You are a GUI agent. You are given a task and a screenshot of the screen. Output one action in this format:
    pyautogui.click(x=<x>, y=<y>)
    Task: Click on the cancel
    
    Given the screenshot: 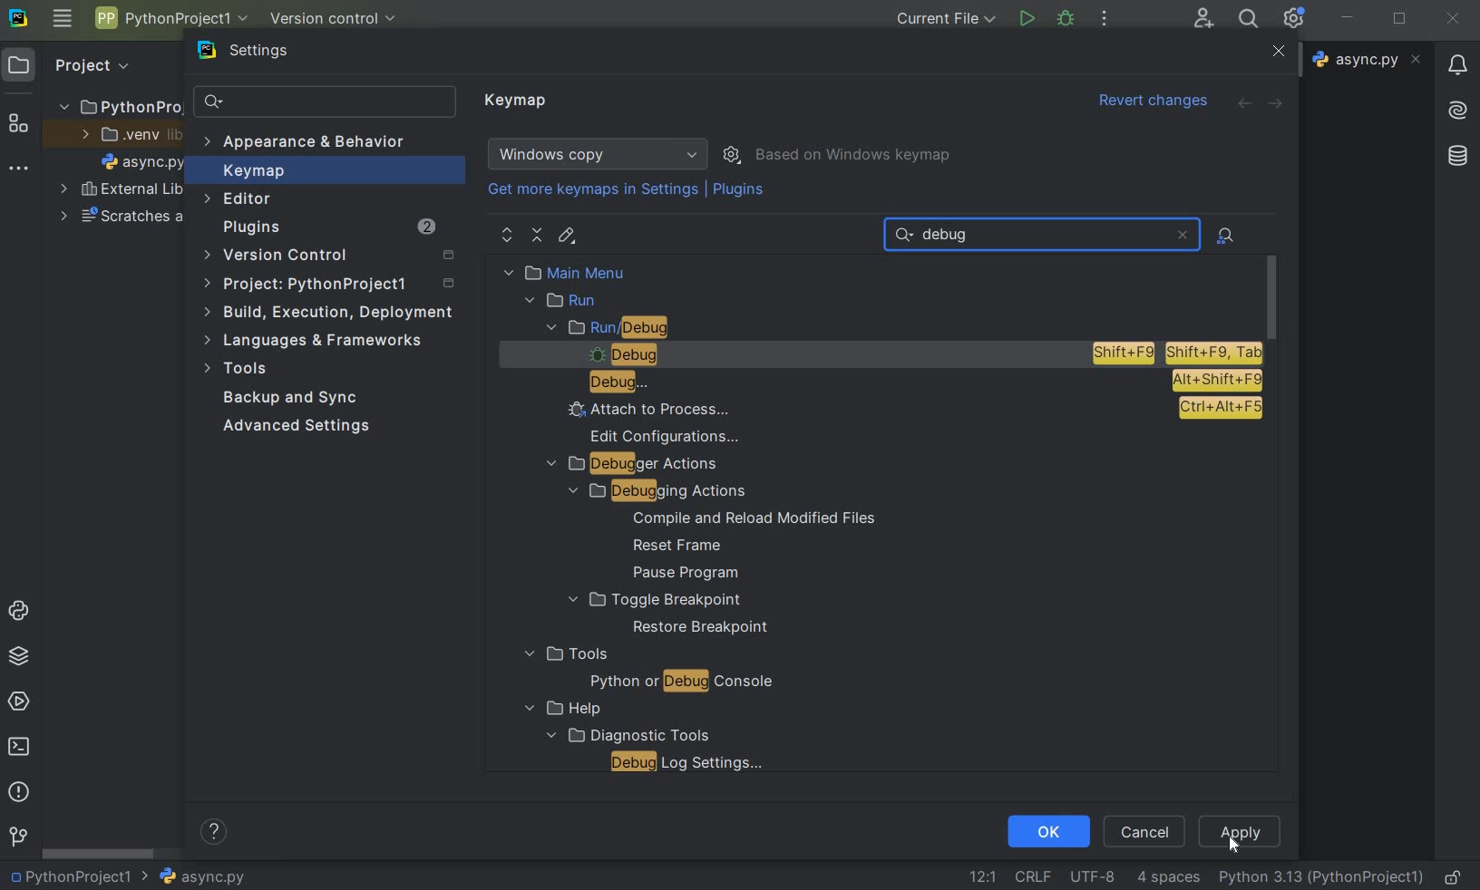 What is the action you would take?
    pyautogui.click(x=1145, y=830)
    